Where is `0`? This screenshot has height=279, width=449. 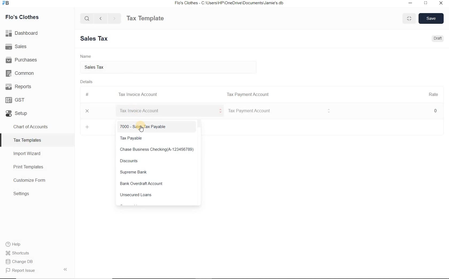
0 is located at coordinates (436, 110).